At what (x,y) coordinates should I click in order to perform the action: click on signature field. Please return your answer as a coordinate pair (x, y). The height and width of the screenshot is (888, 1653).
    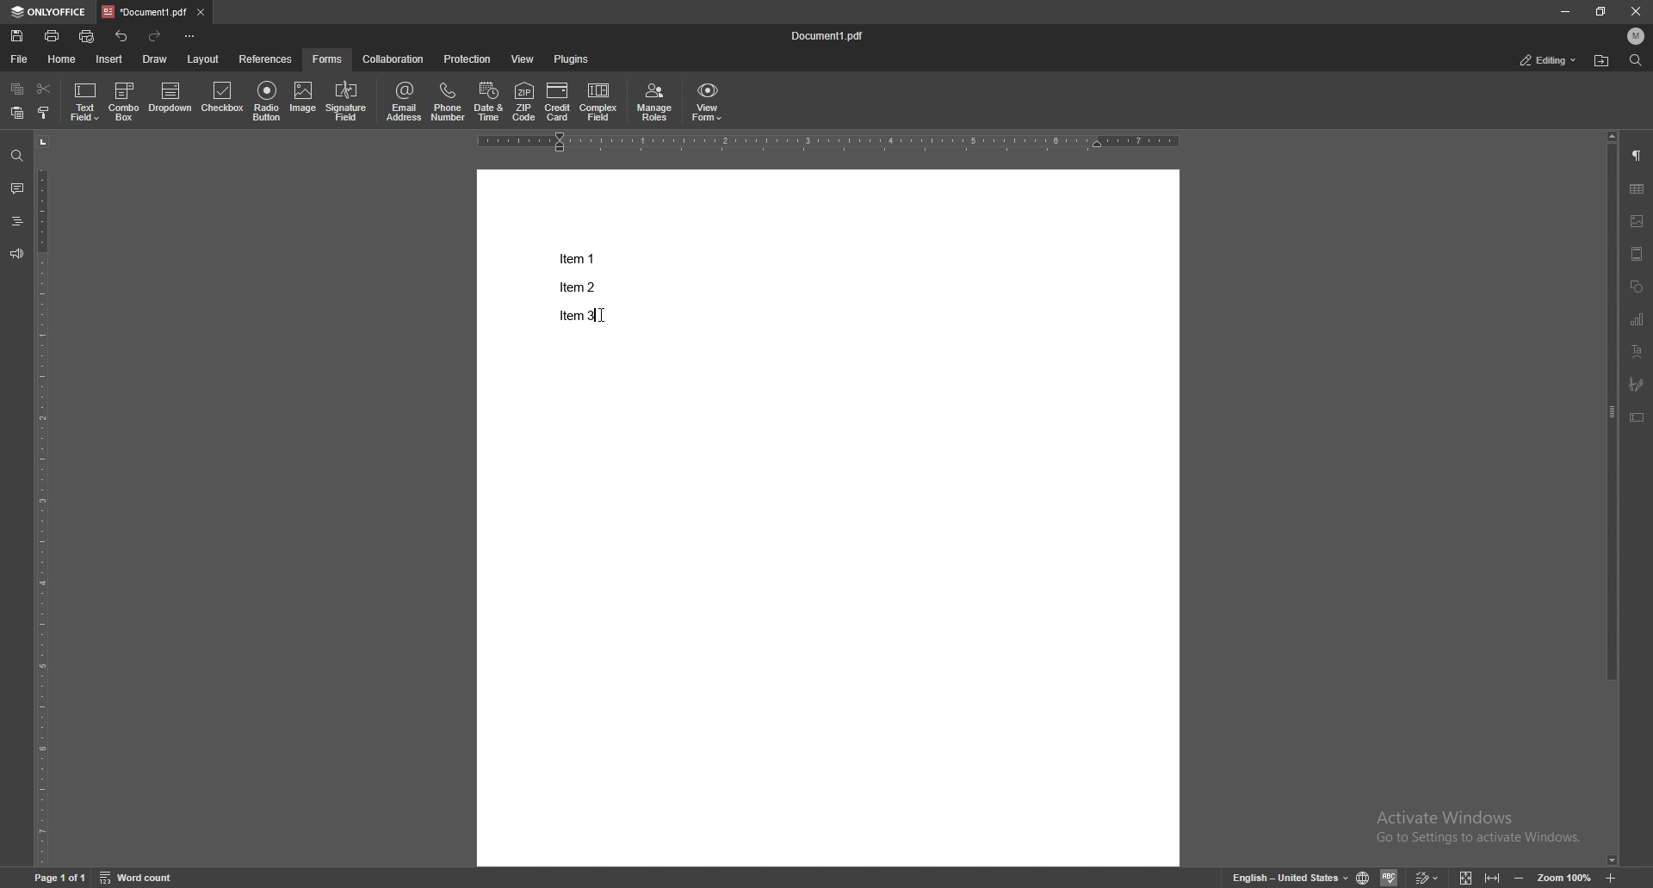
    Looking at the image, I should click on (1637, 384).